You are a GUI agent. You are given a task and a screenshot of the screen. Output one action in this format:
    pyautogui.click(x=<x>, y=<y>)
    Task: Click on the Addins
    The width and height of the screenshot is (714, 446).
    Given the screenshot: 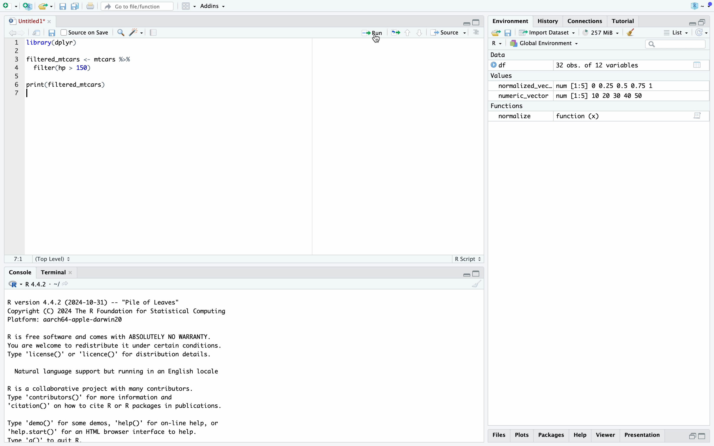 What is the action you would take?
    pyautogui.click(x=212, y=7)
    